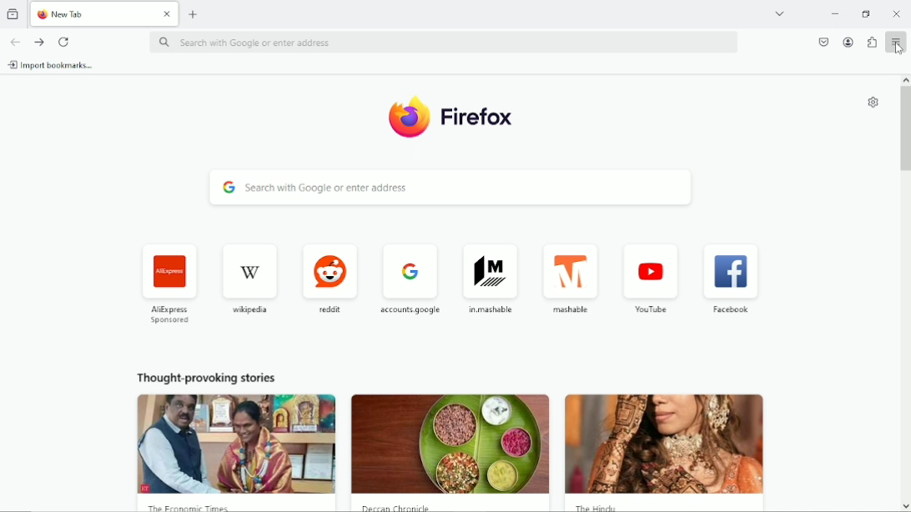  I want to click on List all tabs, so click(779, 13).